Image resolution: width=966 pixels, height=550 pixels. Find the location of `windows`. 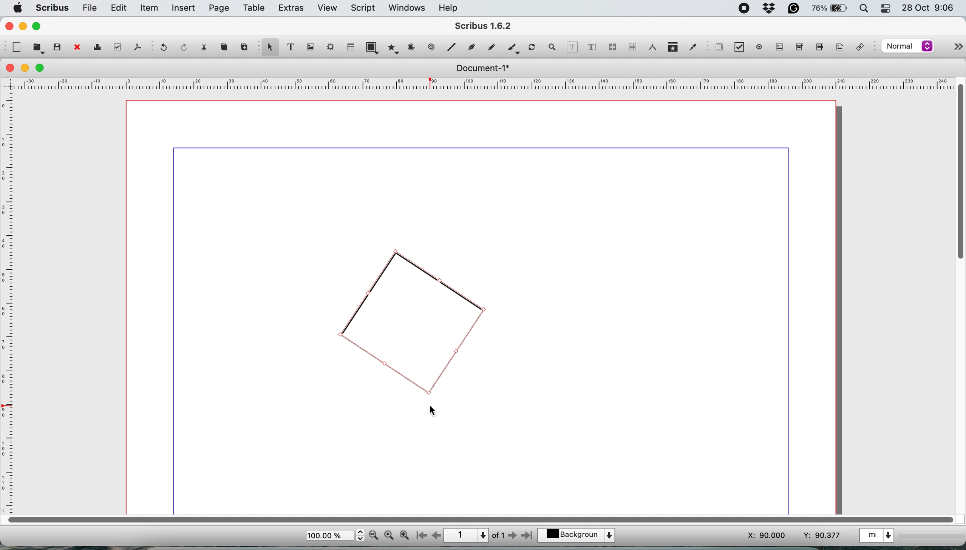

windows is located at coordinates (405, 8).